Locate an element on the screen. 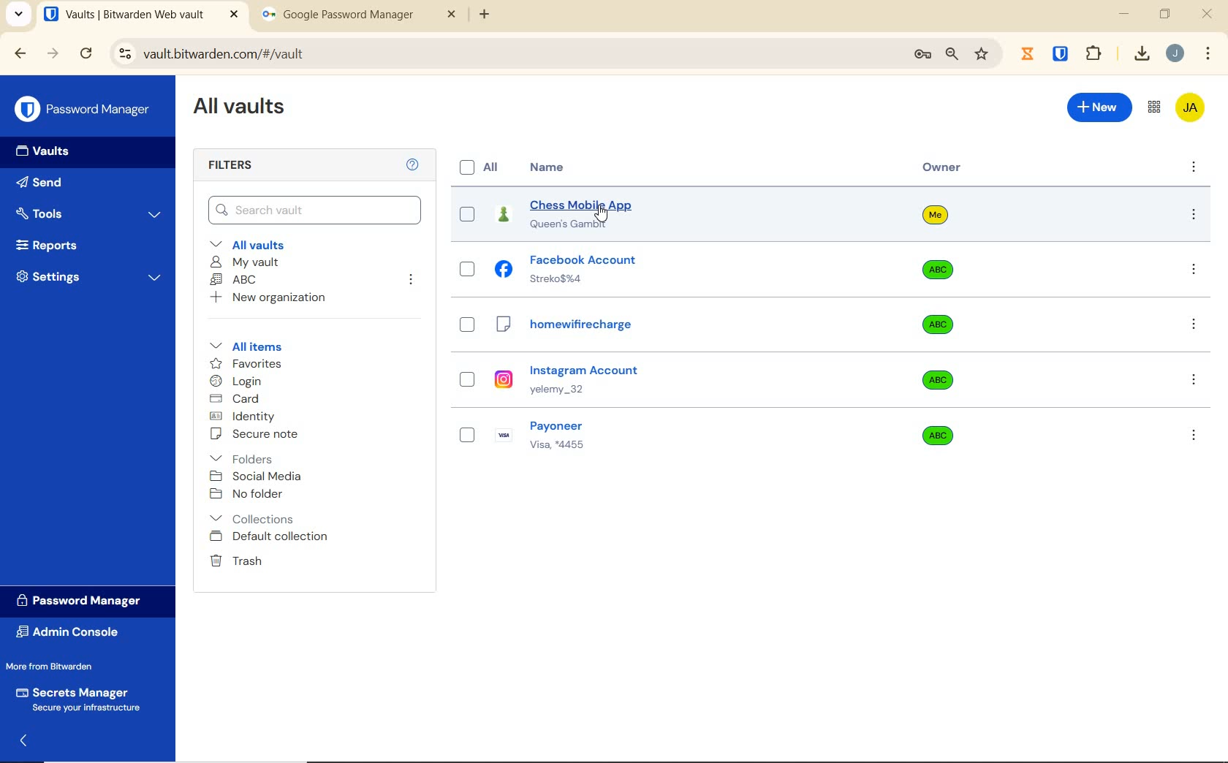 This screenshot has height=763, width=1228. more options is located at coordinates (1194, 216).